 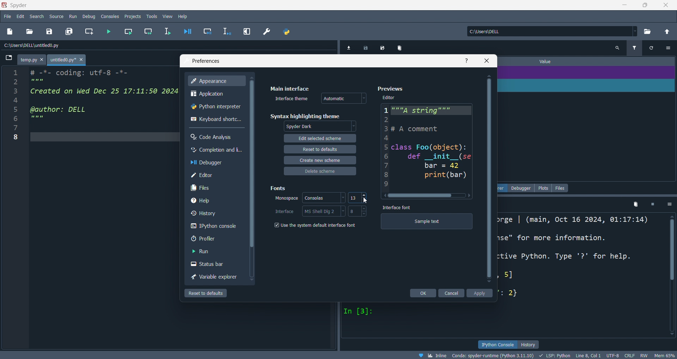 What do you see at coordinates (50, 31) in the screenshot?
I see `save` at bounding box center [50, 31].